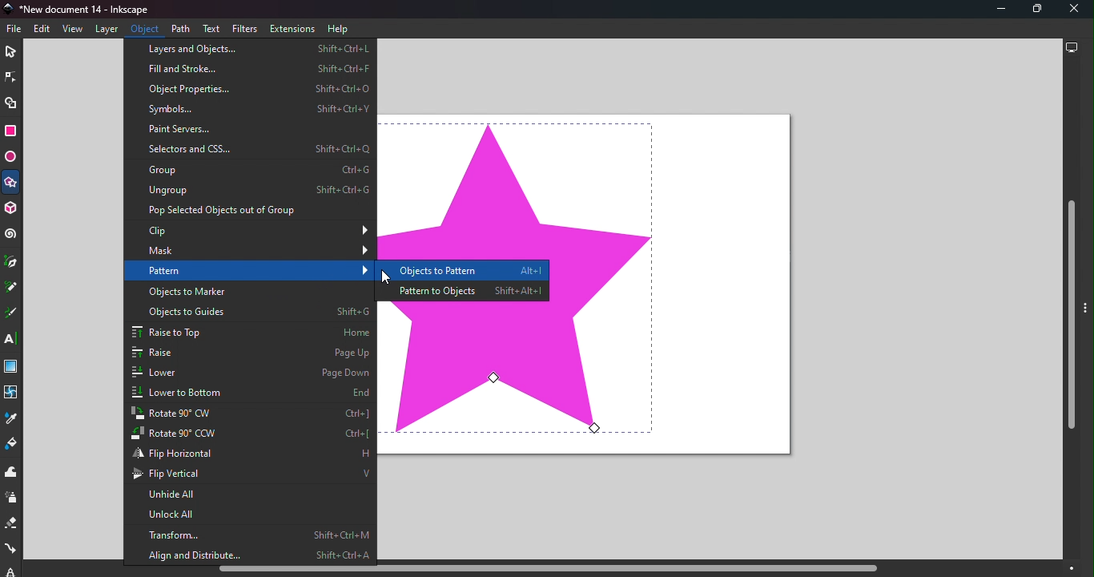  I want to click on Horizontal scroll bar, so click(541, 569).